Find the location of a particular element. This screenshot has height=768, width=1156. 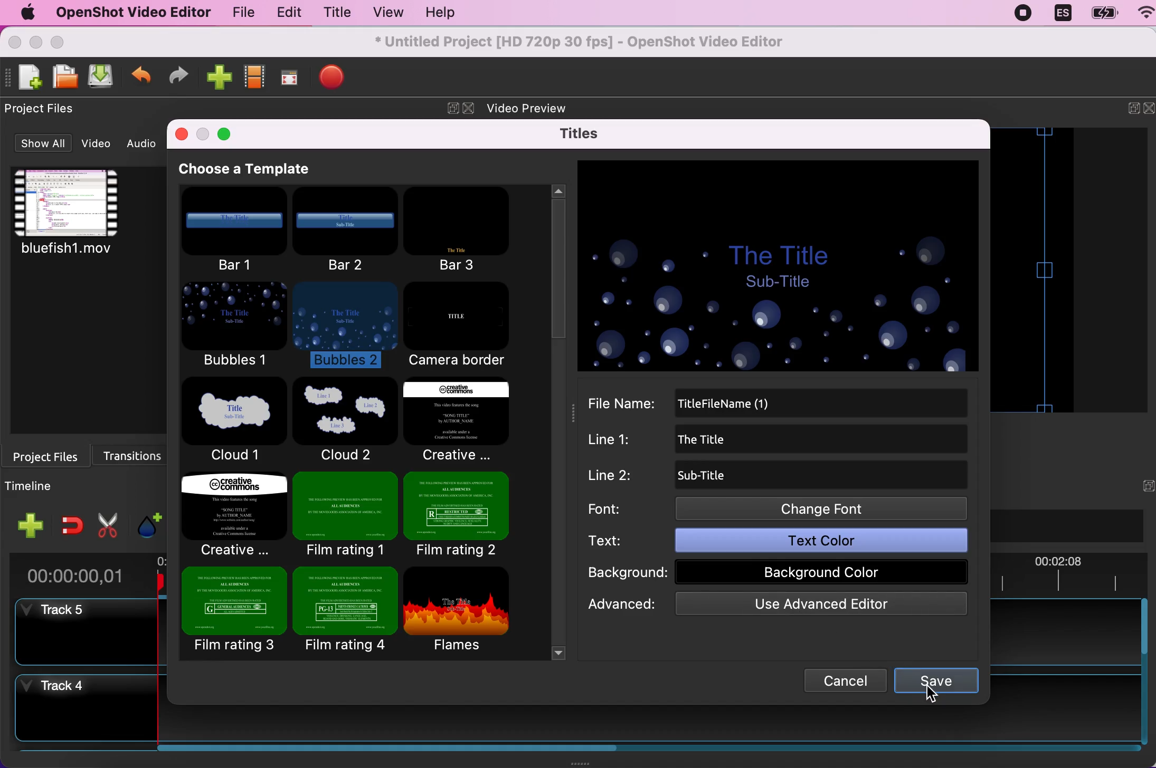

close is located at coordinates (15, 42).